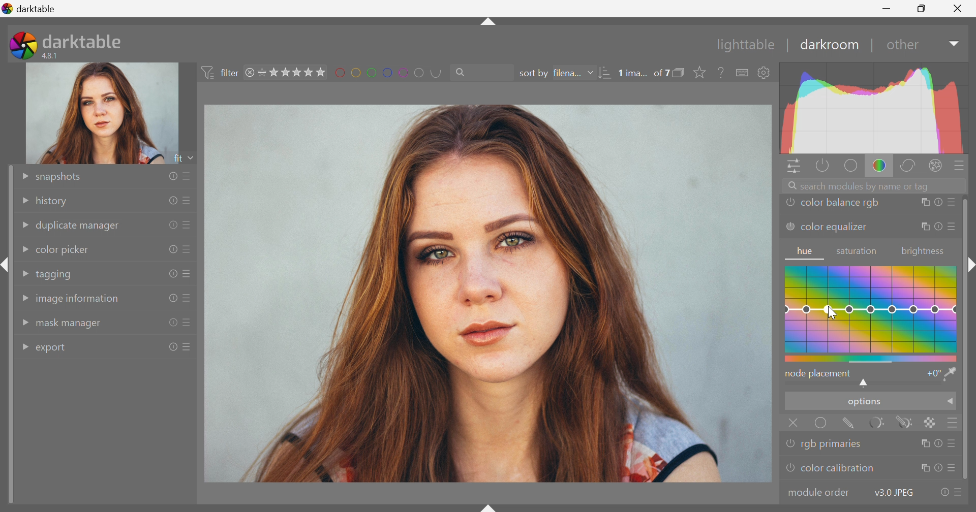  I want to click on tagging, so click(55, 275).